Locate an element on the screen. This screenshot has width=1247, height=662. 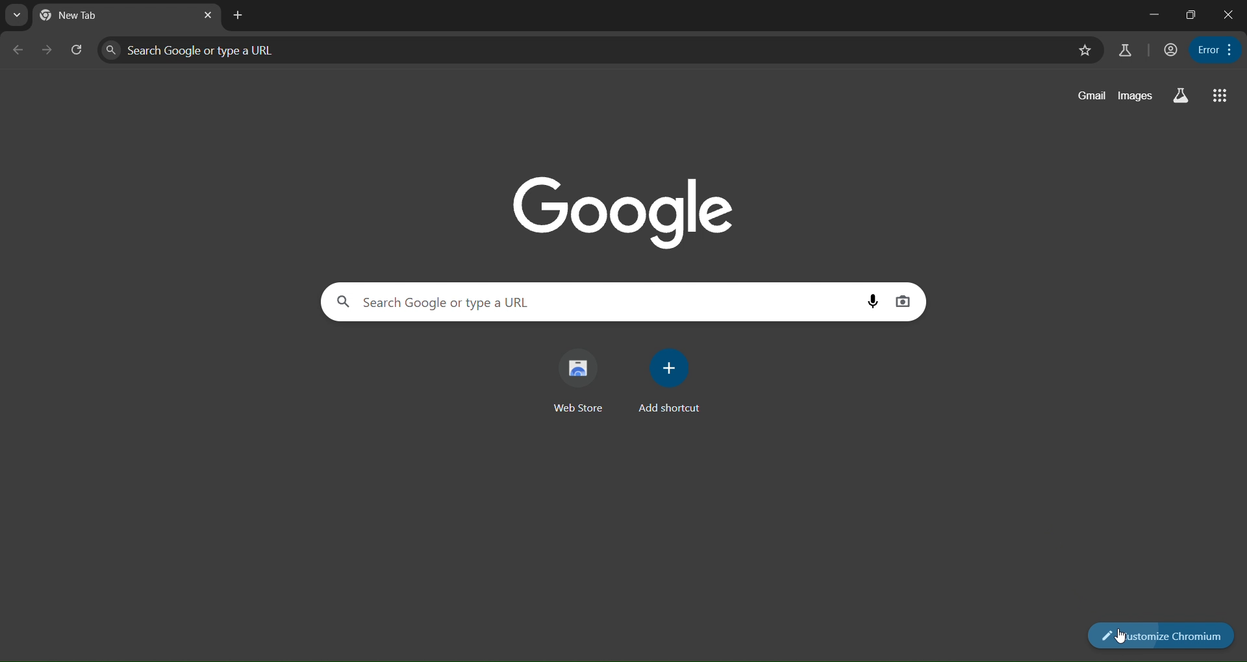
google is located at coordinates (623, 207).